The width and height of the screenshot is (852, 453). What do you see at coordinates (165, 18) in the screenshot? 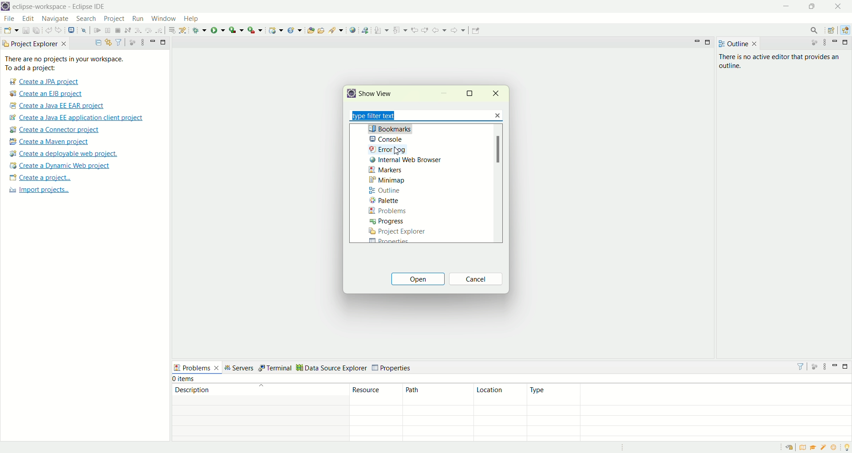
I see `window` at bounding box center [165, 18].